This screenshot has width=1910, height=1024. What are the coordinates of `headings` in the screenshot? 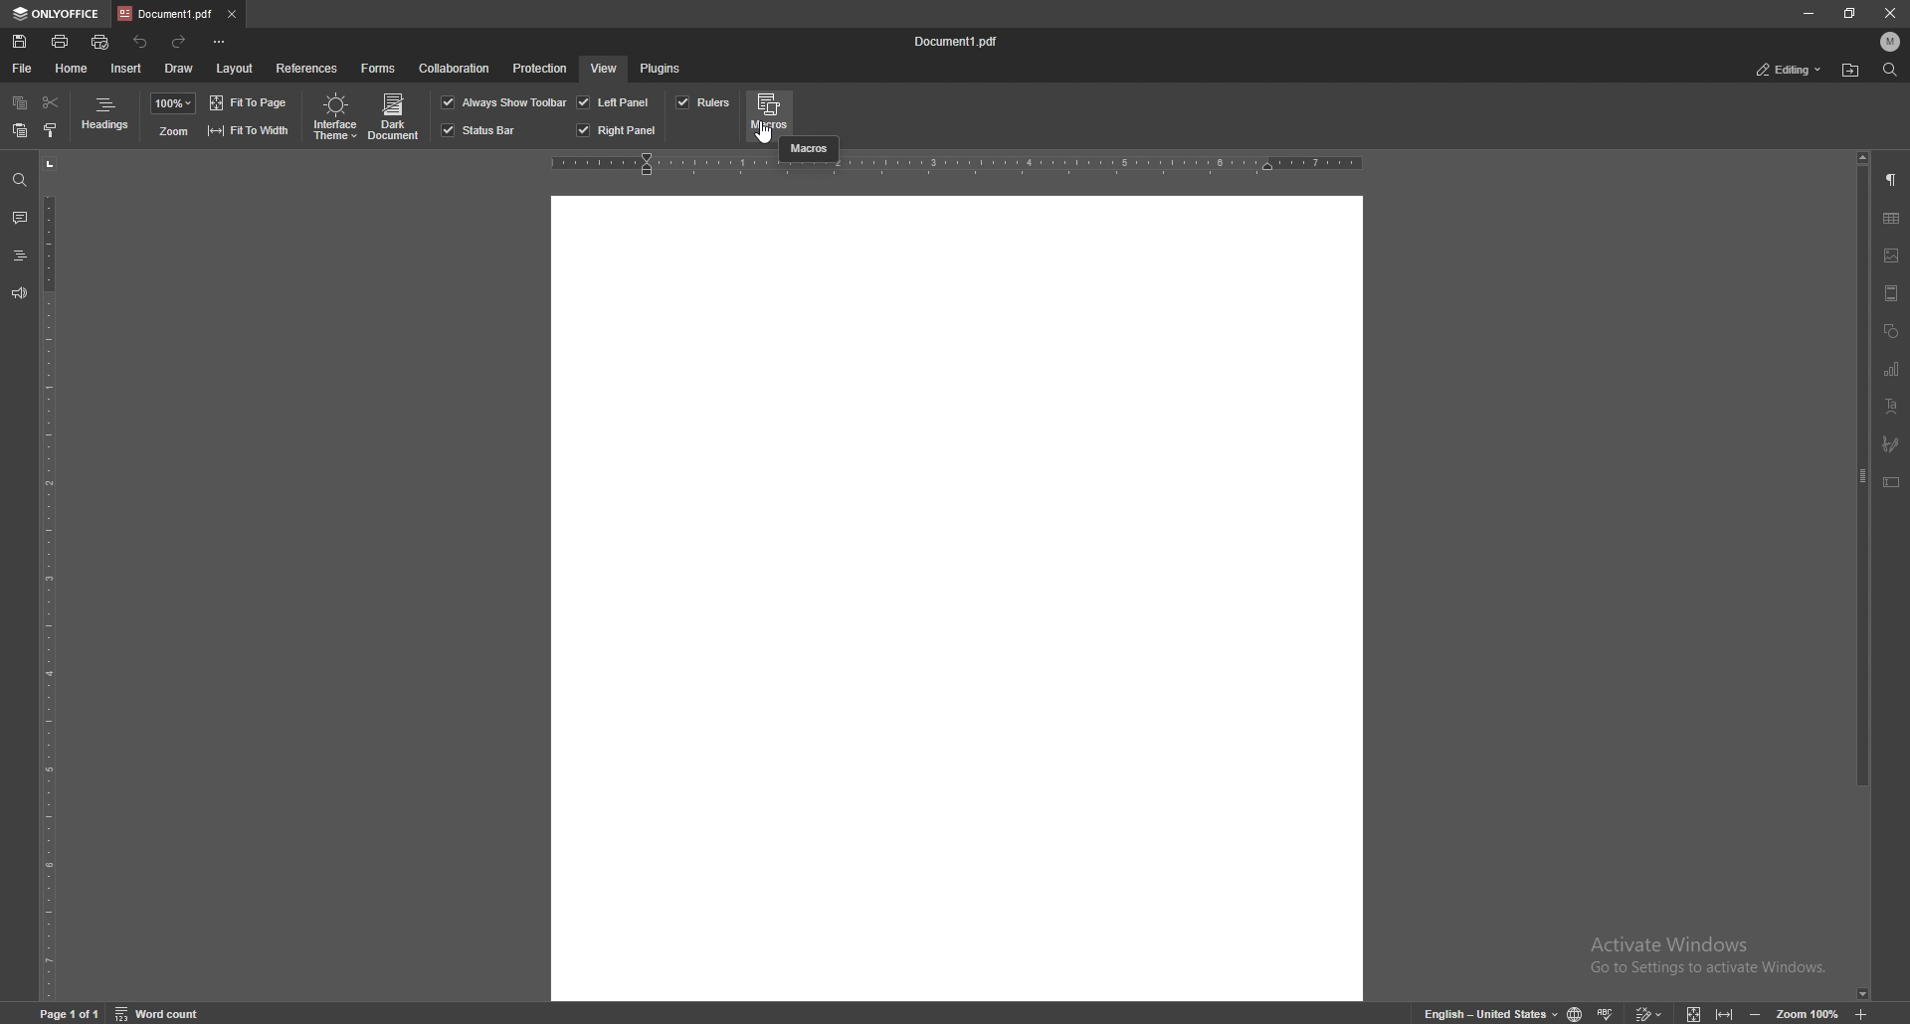 It's located at (106, 117).